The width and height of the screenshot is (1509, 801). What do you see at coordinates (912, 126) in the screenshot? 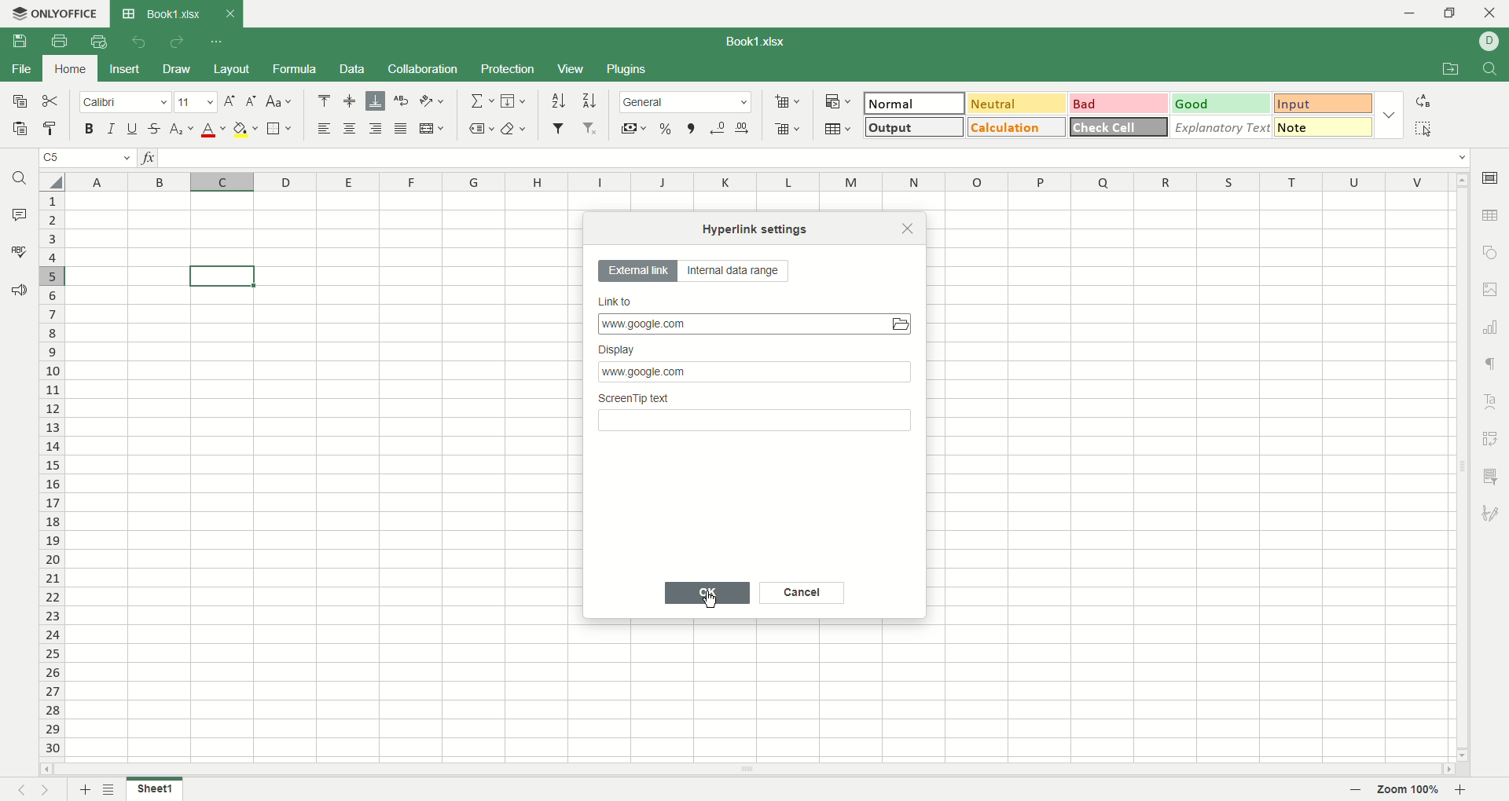
I see `output` at bounding box center [912, 126].